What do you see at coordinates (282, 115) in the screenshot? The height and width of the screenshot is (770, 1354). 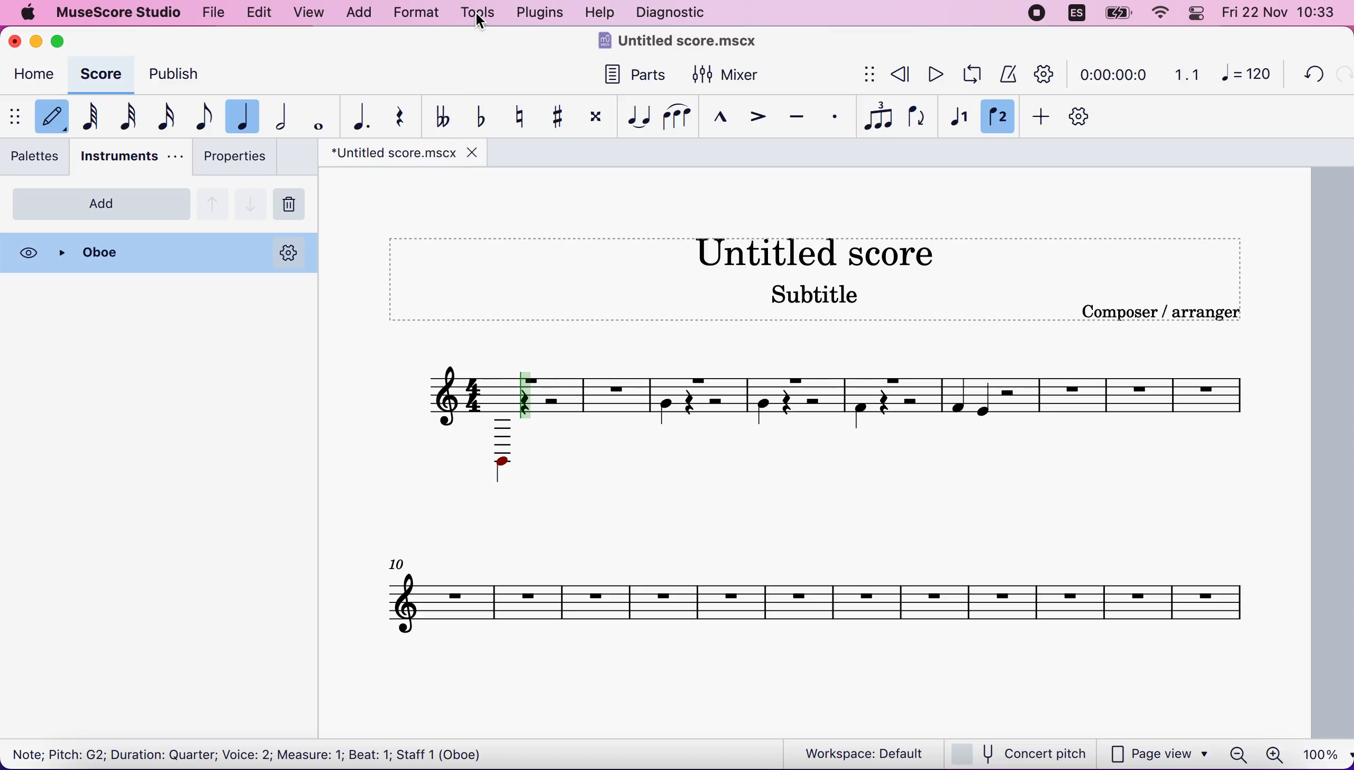 I see `half note` at bounding box center [282, 115].